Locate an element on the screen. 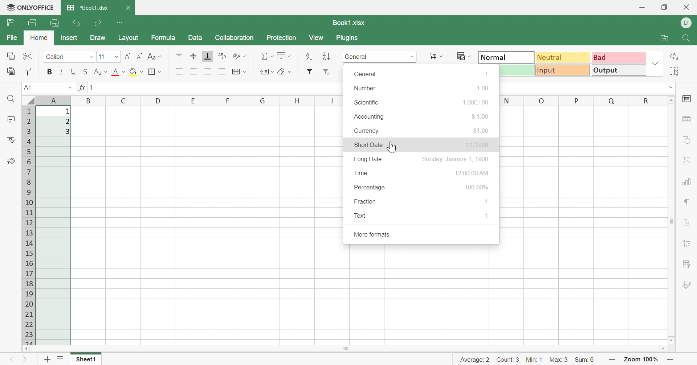 This screenshot has height=365, width=697. Cursor is located at coordinates (393, 148).